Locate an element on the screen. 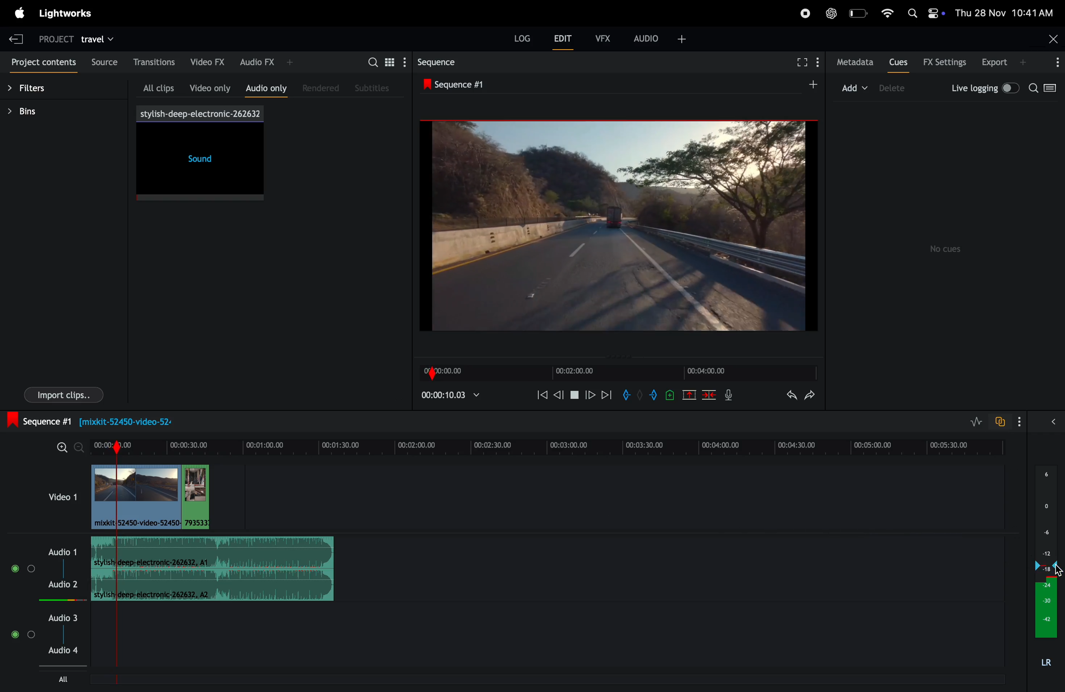  Pointer Cursor is located at coordinates (1056, 570).